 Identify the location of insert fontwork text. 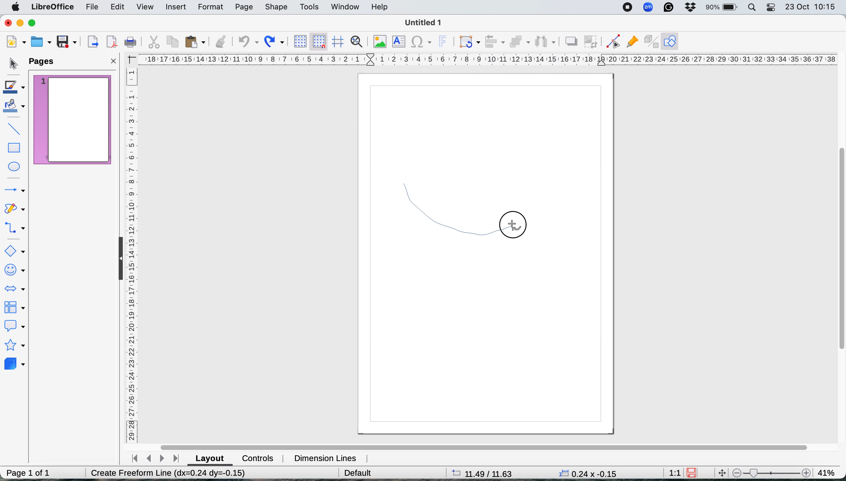
(445, 42).